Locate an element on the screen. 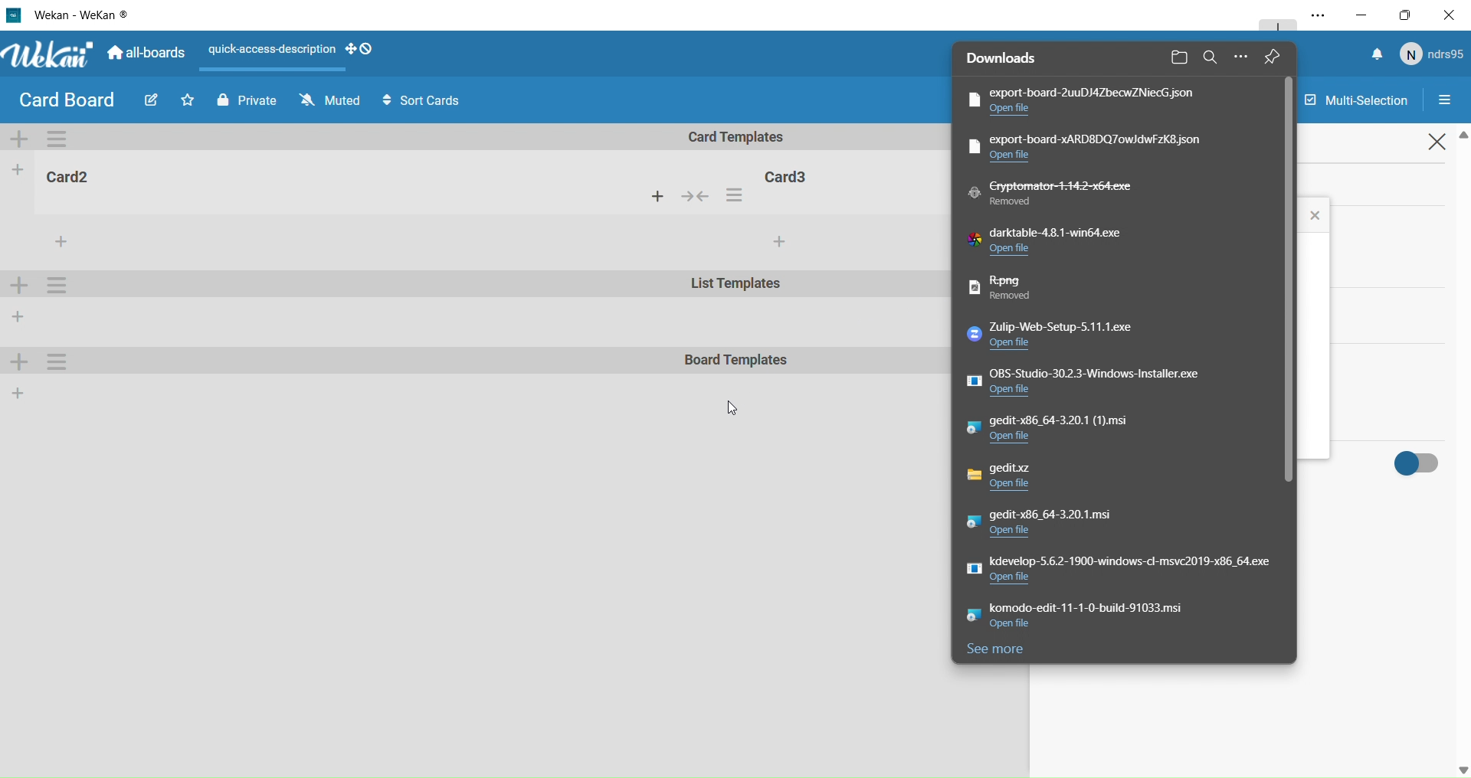 This screenshot has height=778, width=1471. Card Templates is located at coordinates (747, 137).